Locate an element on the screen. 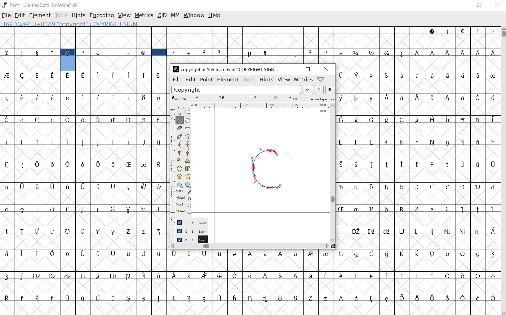 The width and height of the screenshot is (506, 315). Add a corner point is located at coordinates (181, 152).